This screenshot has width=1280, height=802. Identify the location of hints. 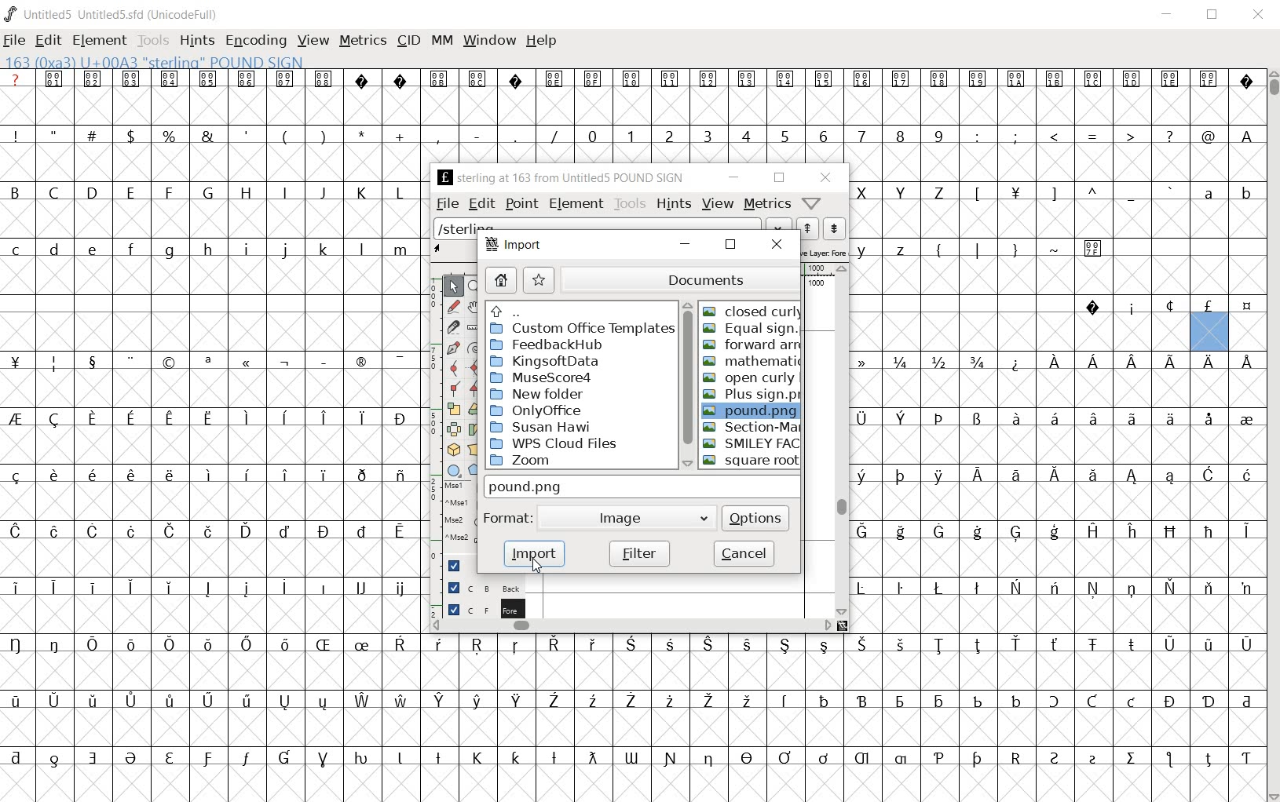
(674, 202).